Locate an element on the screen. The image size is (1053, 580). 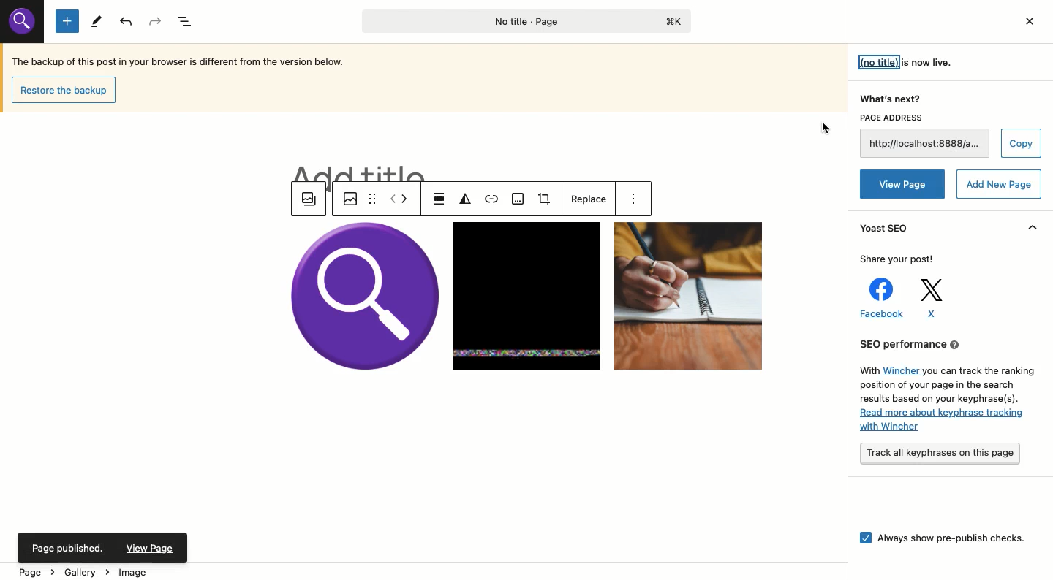
Link is located at coordinates (493, 200).